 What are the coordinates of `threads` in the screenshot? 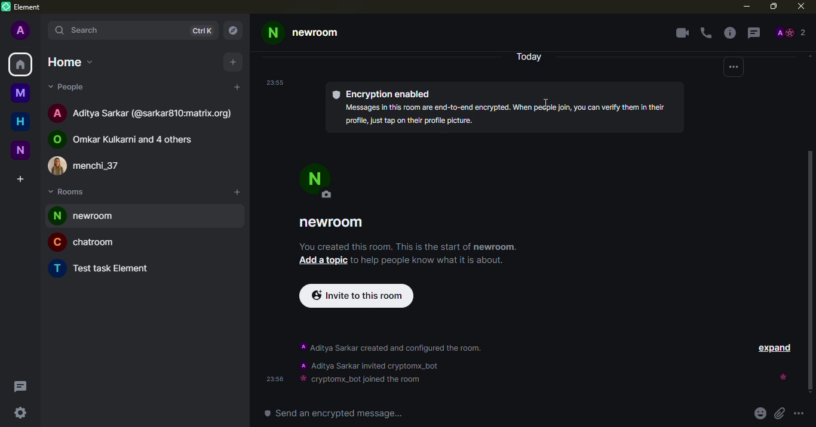 It's located at (755, 33).